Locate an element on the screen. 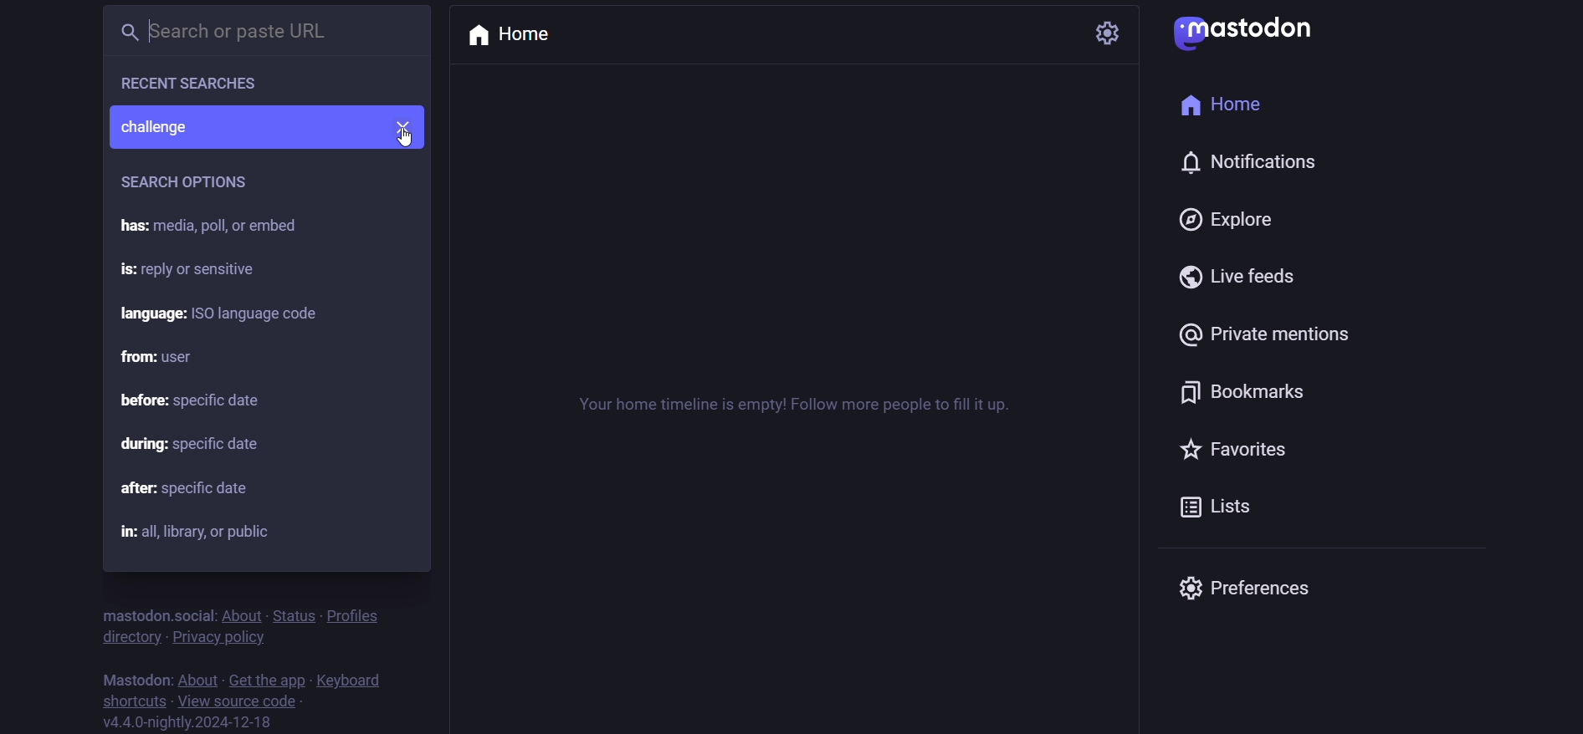 The height and width of the screenshot is (734, 1583). bookmark is located at coordinates (1251, 390).